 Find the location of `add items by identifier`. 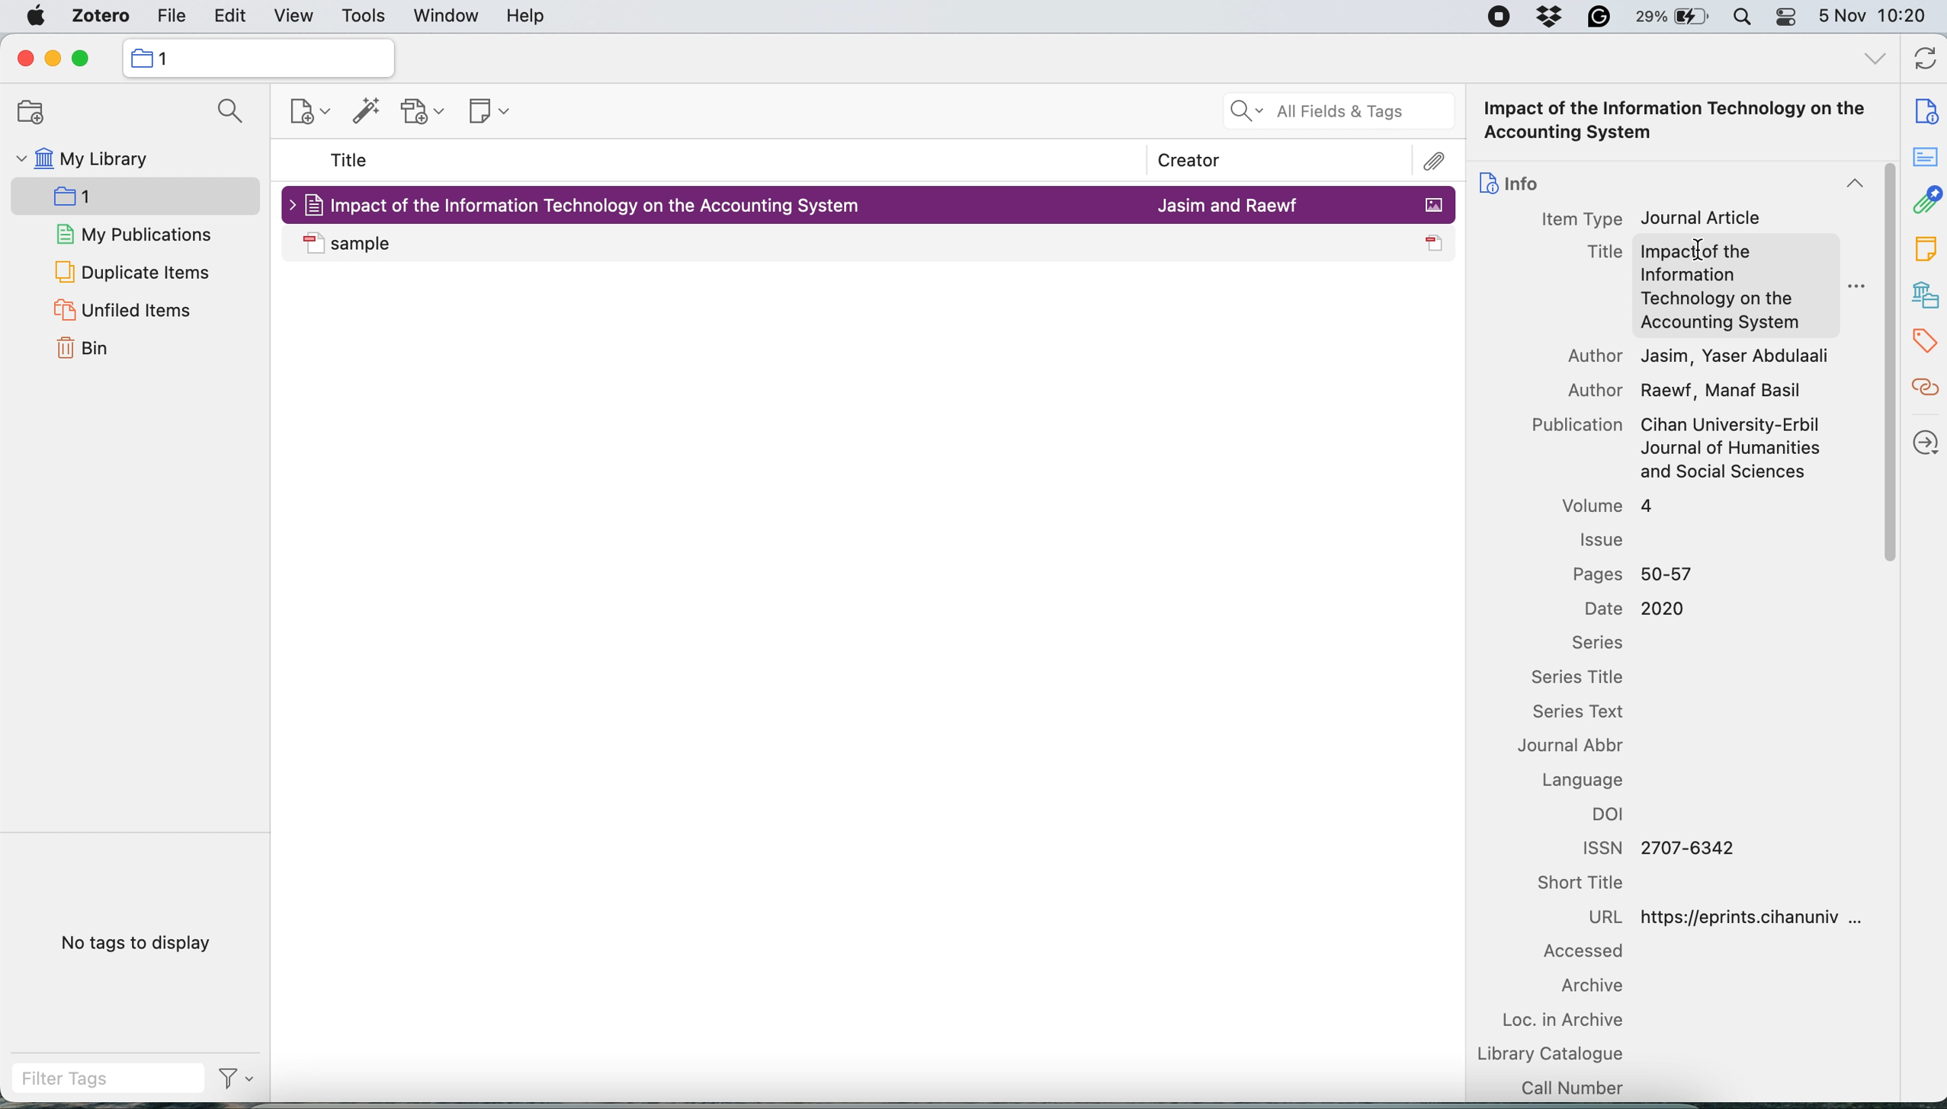

add items by identifier is located at coordinates (364, 112).